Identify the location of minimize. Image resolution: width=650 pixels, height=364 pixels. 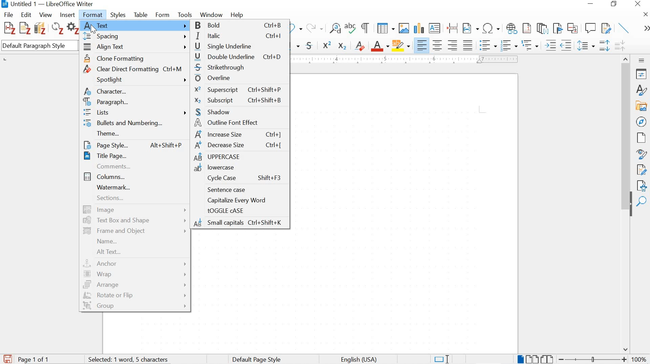
(590, 4).